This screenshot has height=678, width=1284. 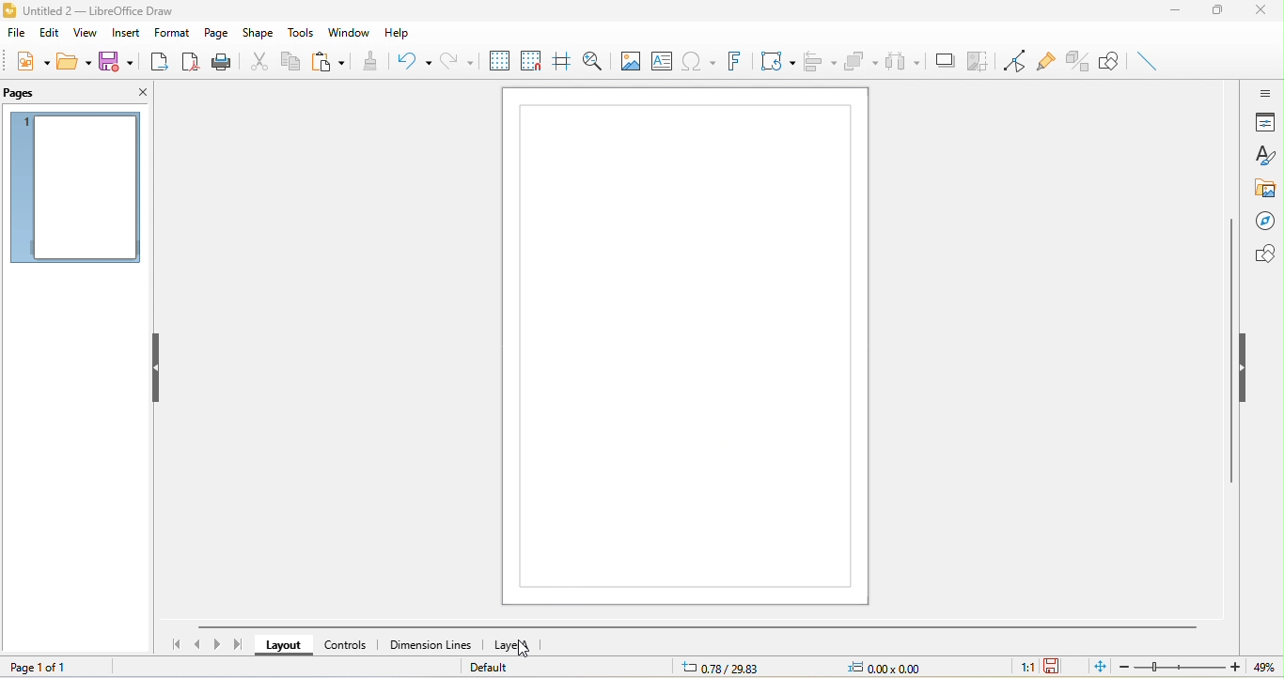 What do you see at coordinates (57, 668) in the screenshot?
I see `page 1 of 1` at bounding box center [57, 668].